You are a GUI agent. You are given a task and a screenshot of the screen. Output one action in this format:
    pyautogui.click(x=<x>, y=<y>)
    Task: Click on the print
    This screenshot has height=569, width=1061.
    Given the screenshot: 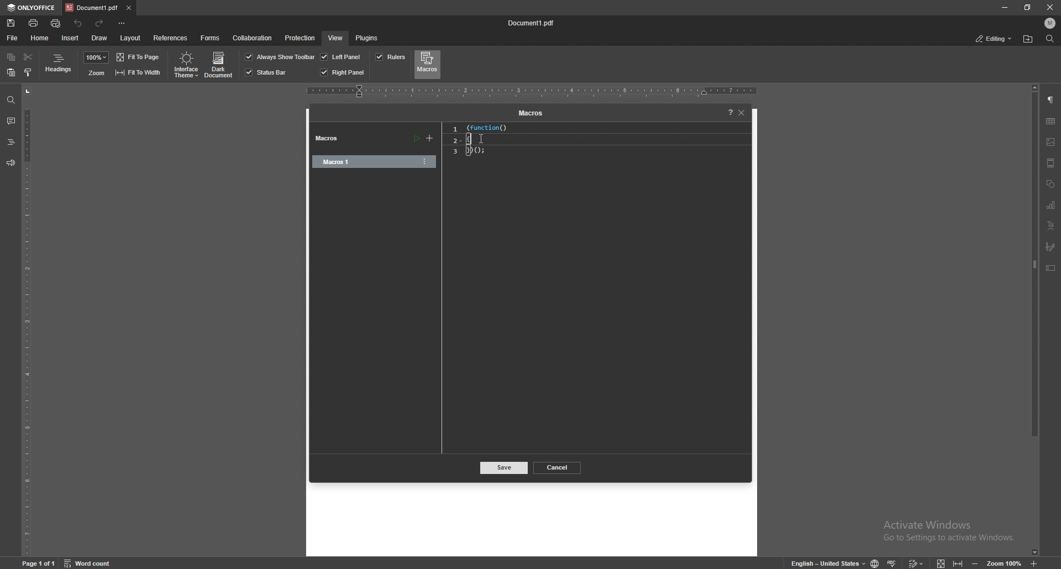 What is the action you would take?
    pyautogui.click(x=34, y=22)
    